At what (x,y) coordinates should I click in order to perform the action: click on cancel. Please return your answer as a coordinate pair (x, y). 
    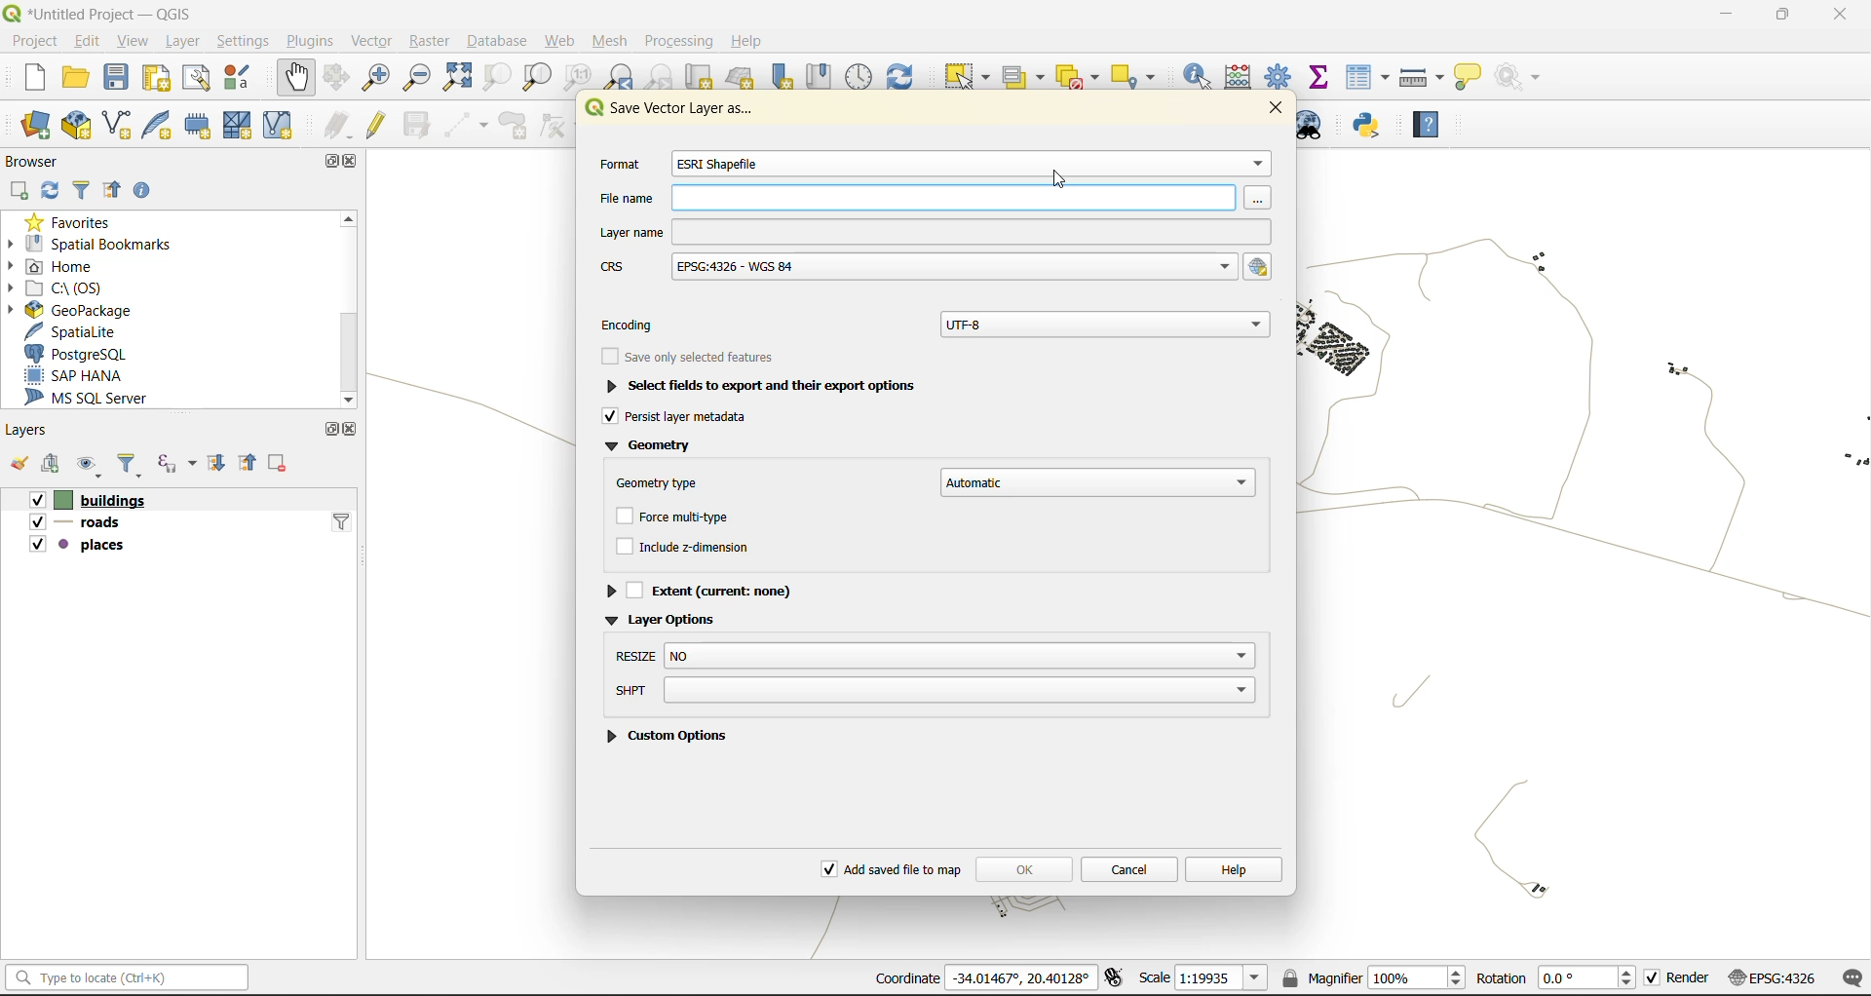
    Looking at the image, I should click on (1128, 867).